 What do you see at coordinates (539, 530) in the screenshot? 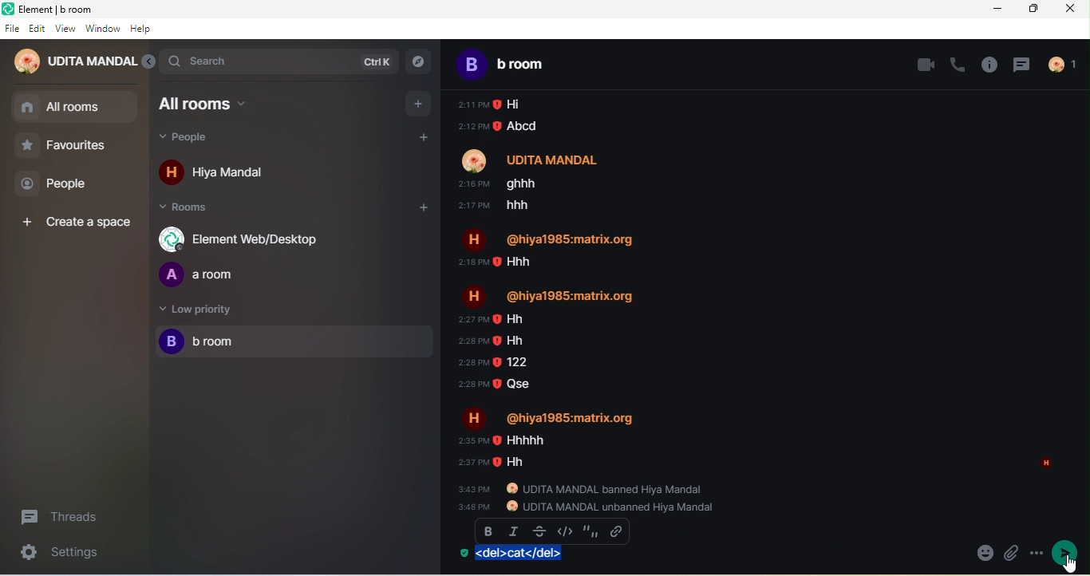
I see `strikethrough` at bounding box center [539, 530].